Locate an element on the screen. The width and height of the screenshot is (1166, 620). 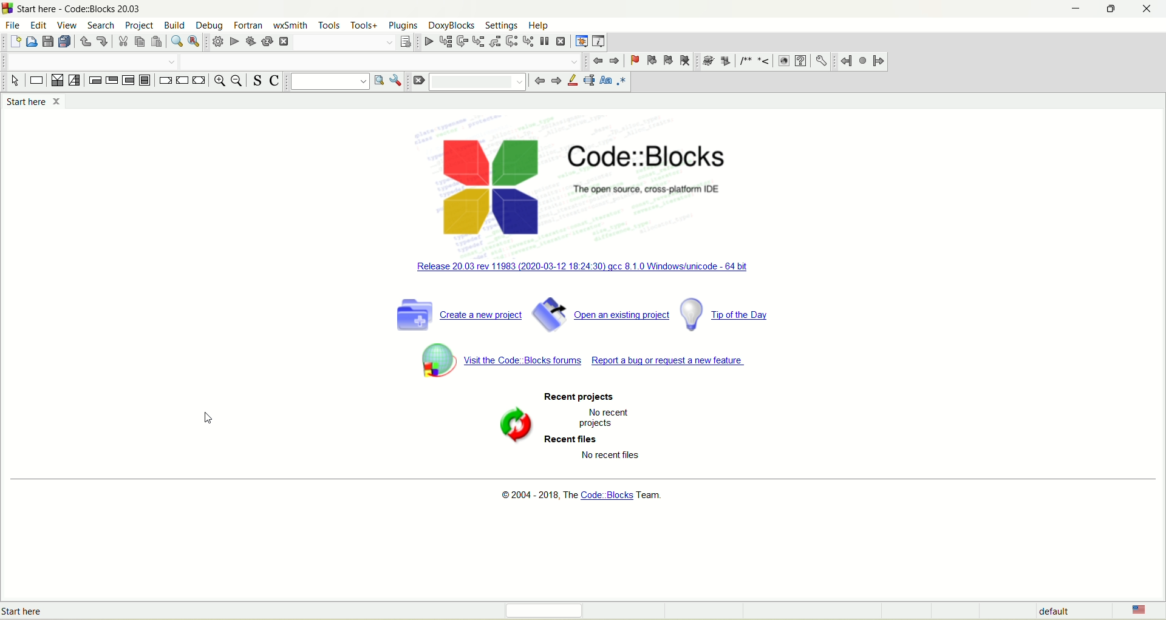
replace is located at coordinates (194, 41).